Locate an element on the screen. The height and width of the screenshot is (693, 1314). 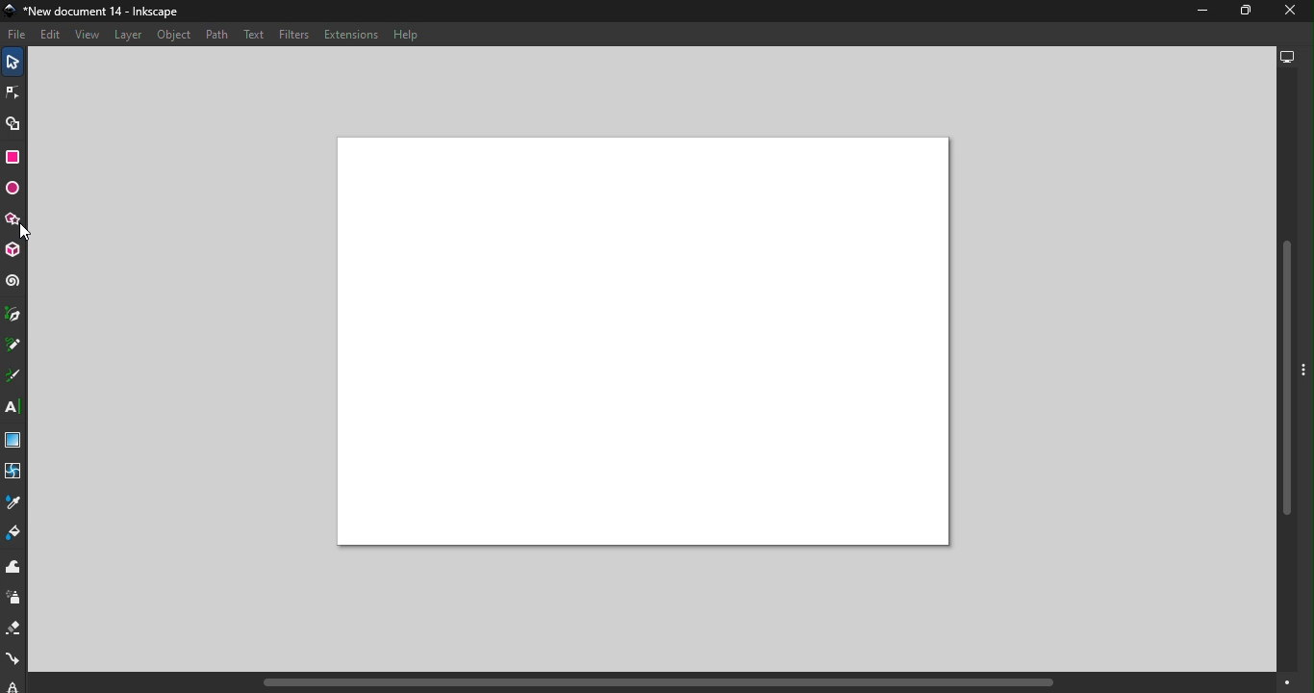
Connector tool is located at coordinates (14, 661).